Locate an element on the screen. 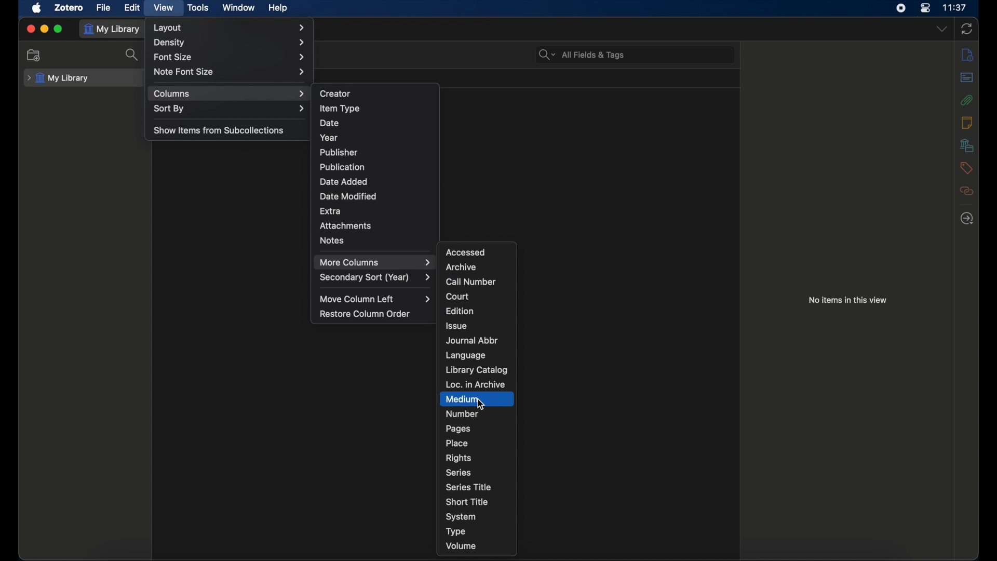  note font size is located at coordinates (231, 72).